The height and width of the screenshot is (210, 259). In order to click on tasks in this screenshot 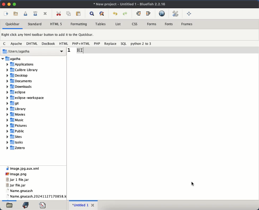, I will do `click(14, 142)`.